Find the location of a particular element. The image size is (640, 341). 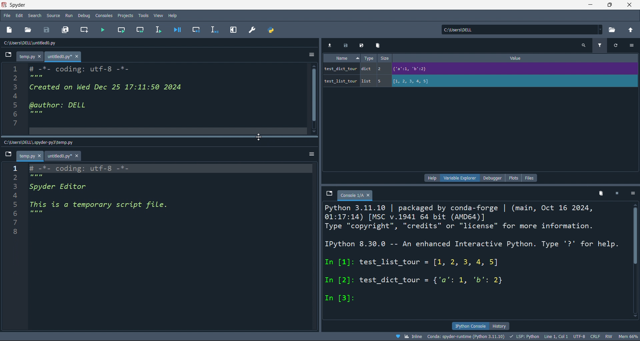

varable explorer is located at coordinates (459, 179).